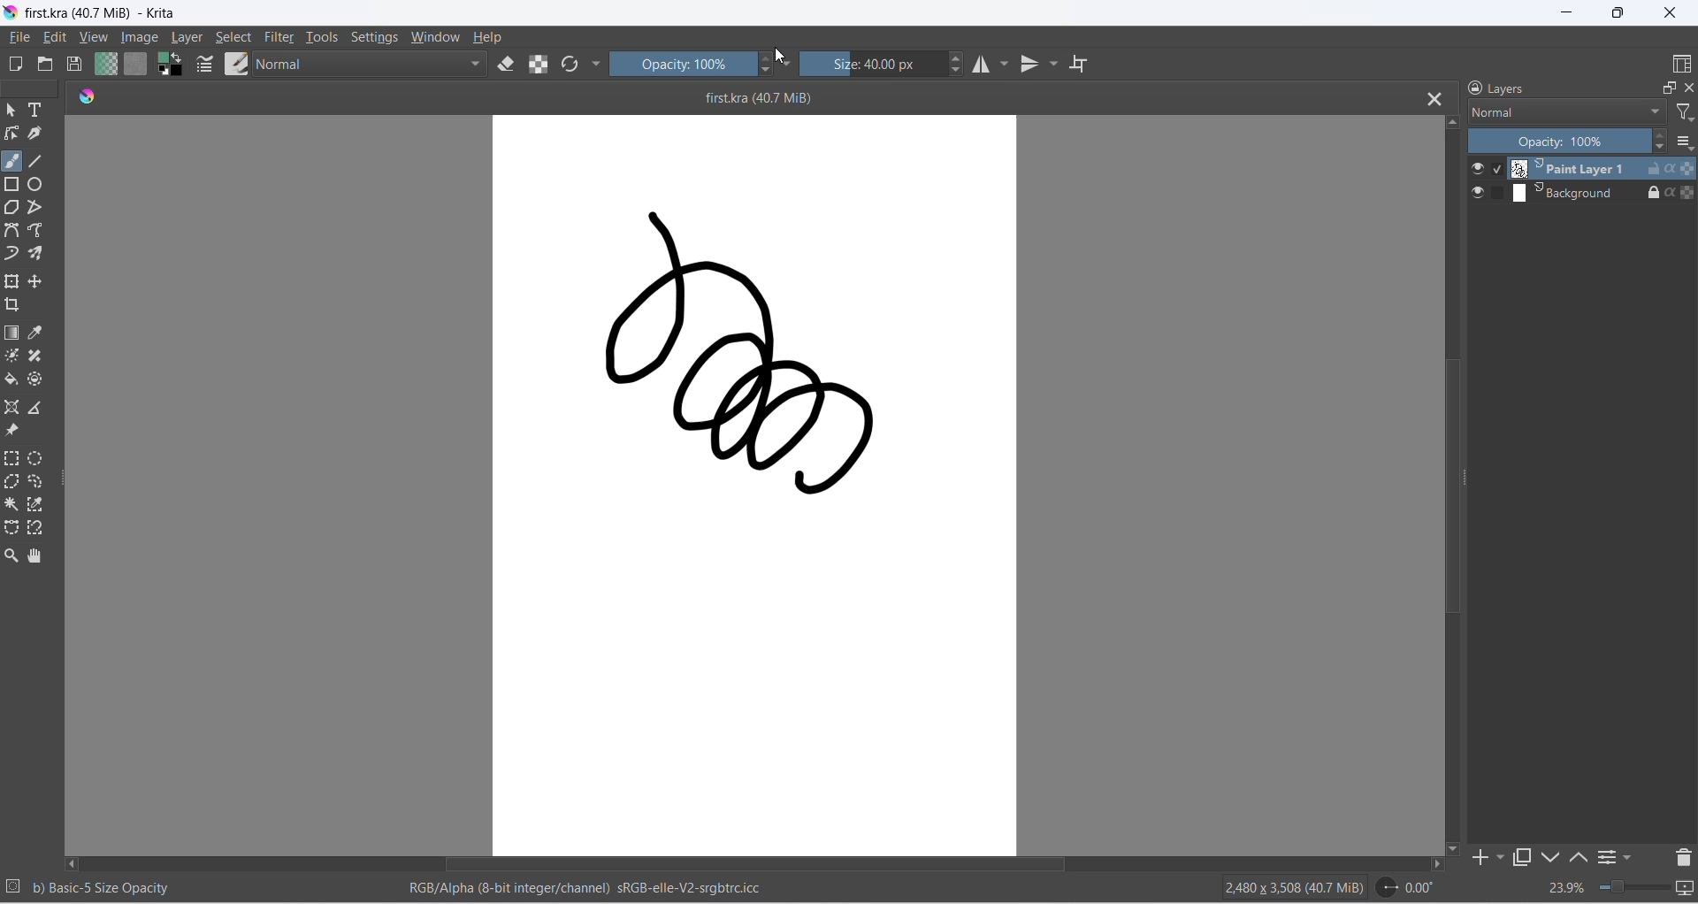 The width and height of the screenshot is (1698, 904). What do you see at coordinates (136, 64) in the screenshot?
I see `fill patterns` at bounding box center [136, 64].